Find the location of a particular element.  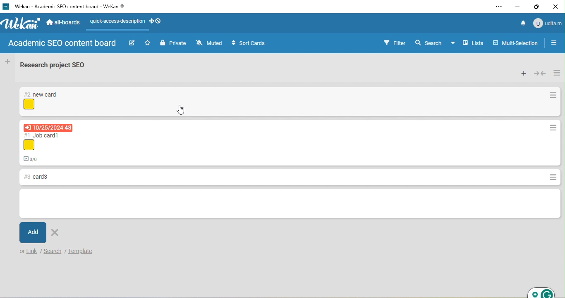

boars name: academic SEO board is located at coordinates (62, 44).